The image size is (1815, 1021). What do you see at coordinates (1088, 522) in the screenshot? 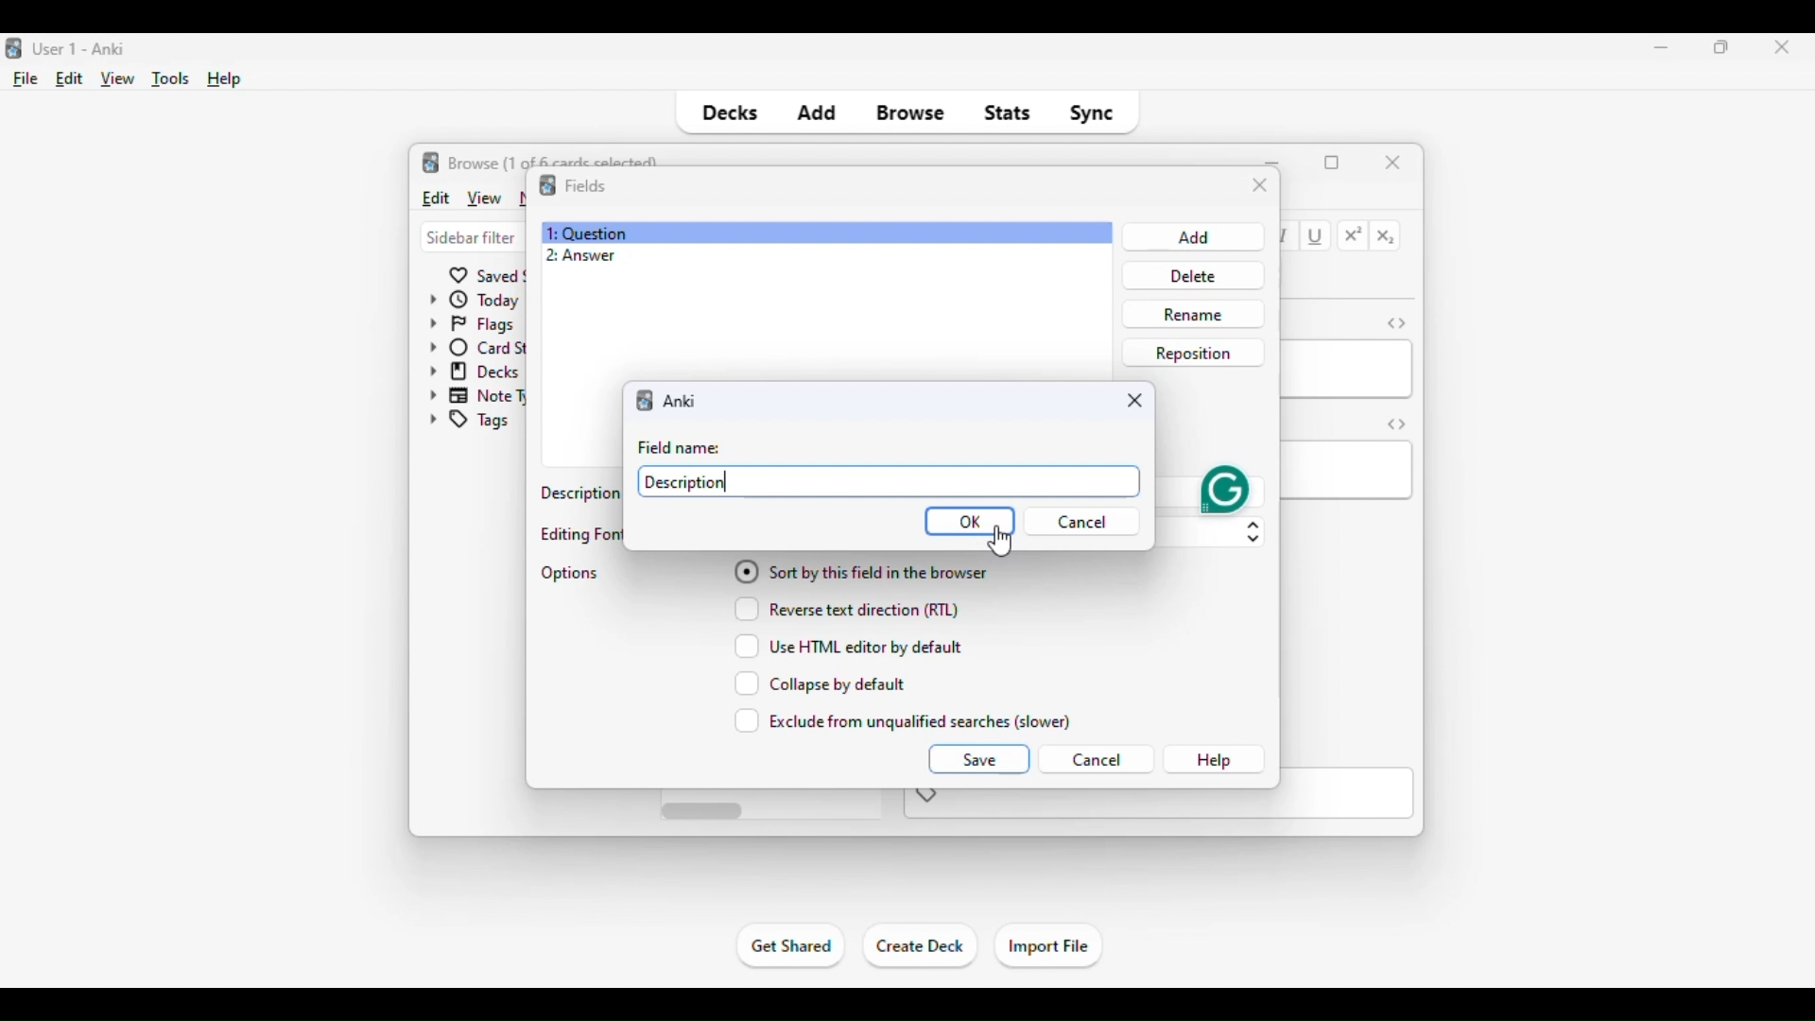
I see `cancel` at bounding box center [1088, 522].